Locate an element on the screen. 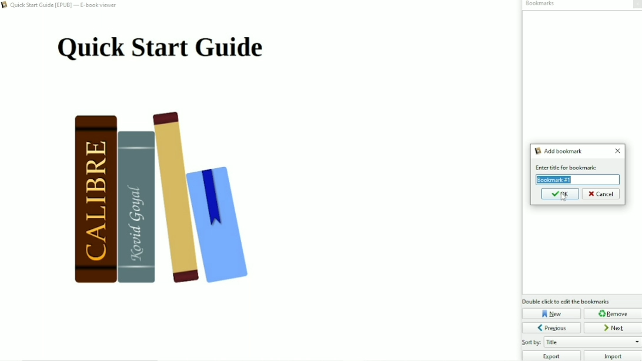  Double click to edit the bookmarks is located at coordinates (566, 301).